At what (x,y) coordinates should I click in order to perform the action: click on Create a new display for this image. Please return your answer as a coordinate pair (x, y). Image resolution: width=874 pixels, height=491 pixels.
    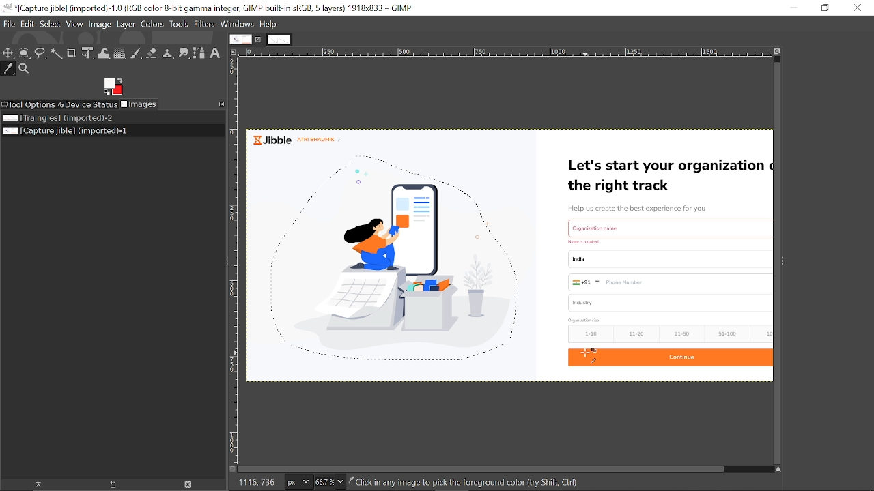
    Looking at the image, I should click on (109, 485).